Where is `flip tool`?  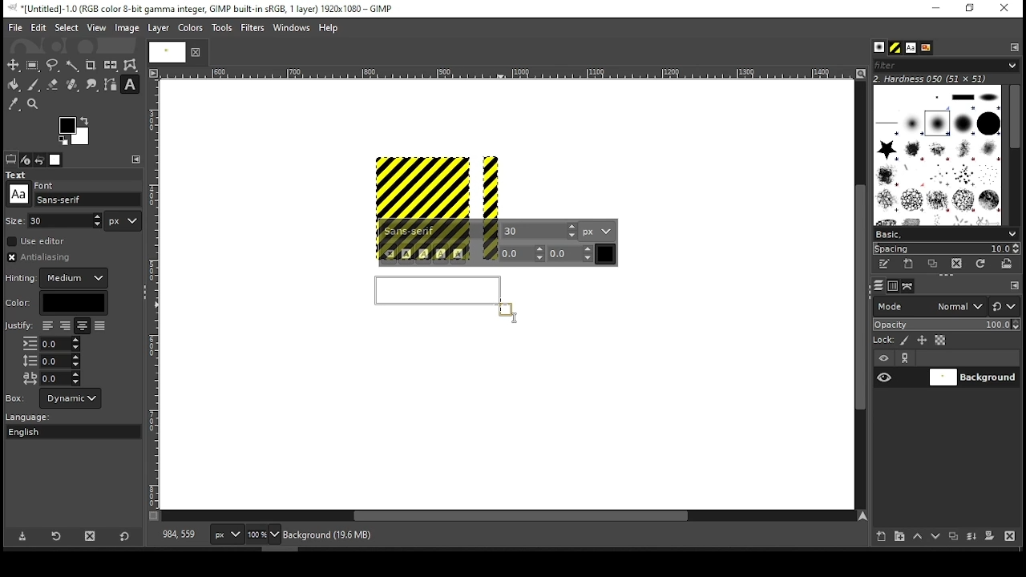
flip tool is located at coordinates (111, 64).